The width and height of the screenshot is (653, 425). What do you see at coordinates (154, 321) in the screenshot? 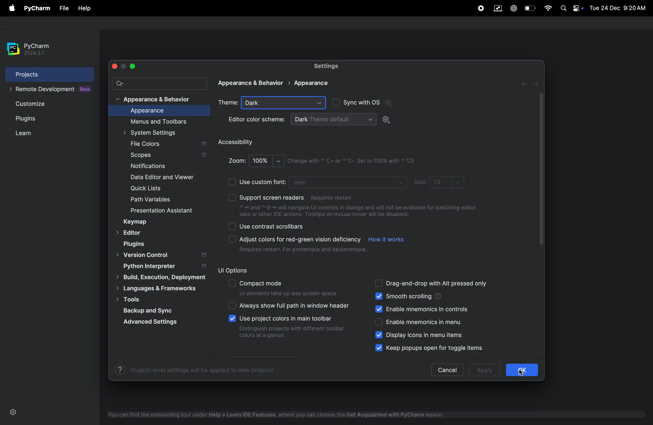
I see `advance settings` at bounding box center [154, 321].